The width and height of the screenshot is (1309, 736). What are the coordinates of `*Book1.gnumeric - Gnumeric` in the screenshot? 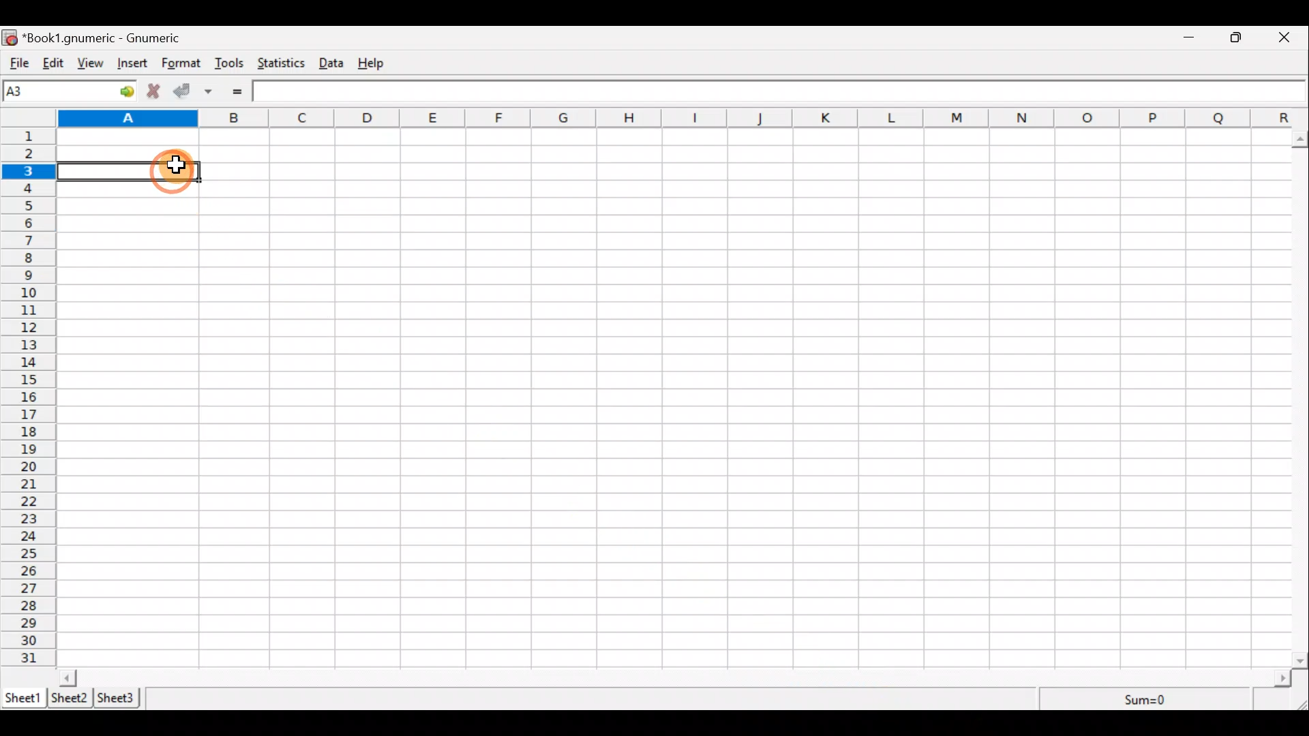 It's located at (106, 37).